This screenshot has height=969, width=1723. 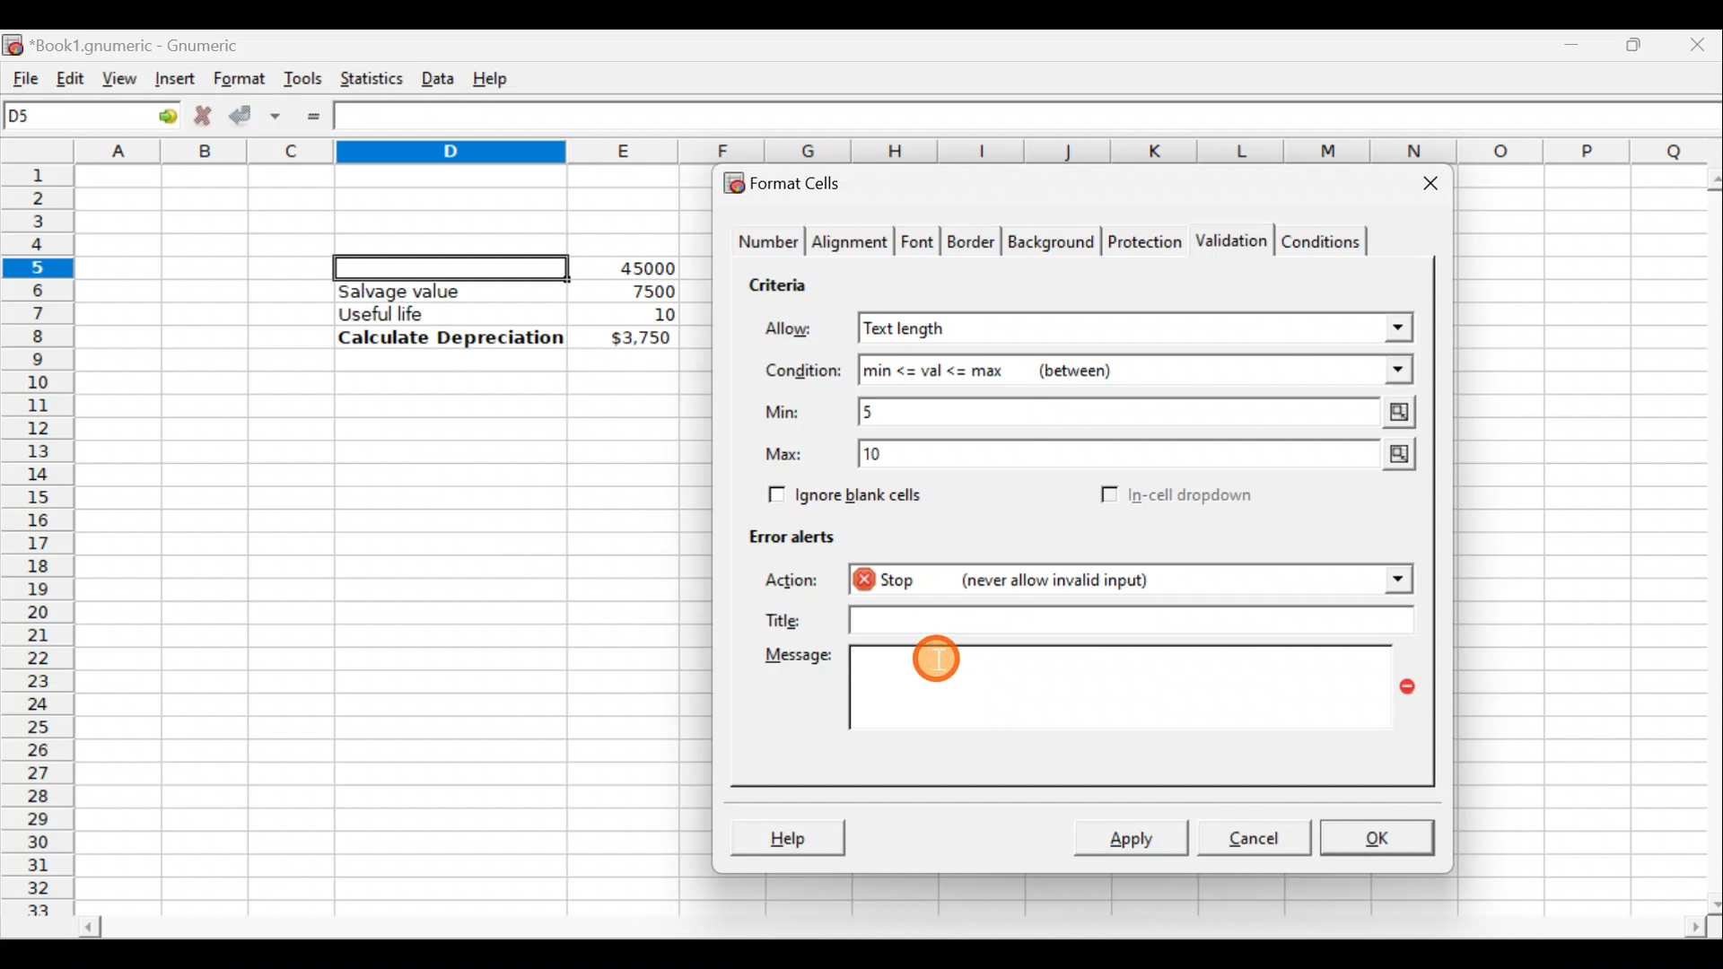 What do you see at coordinates (764, 244) in the screenshot?
I see `Number` at bounding box center [764, 244].